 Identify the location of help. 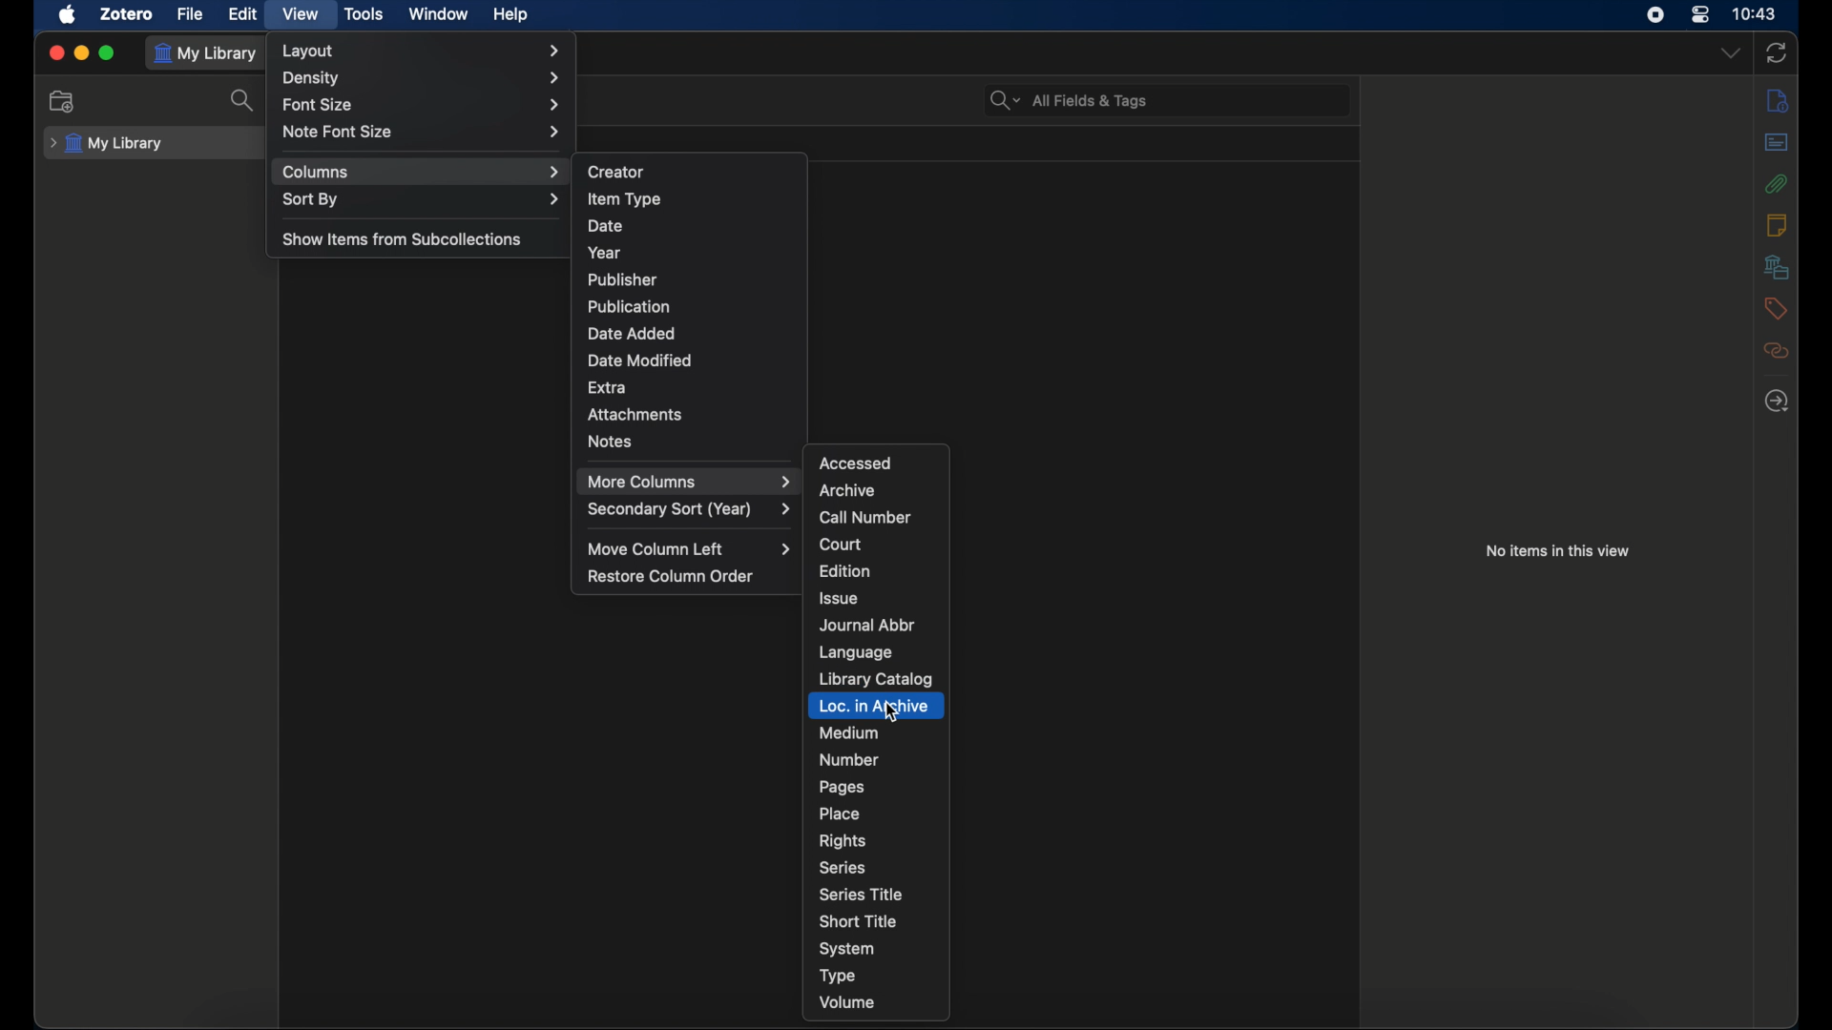
(510, 14).